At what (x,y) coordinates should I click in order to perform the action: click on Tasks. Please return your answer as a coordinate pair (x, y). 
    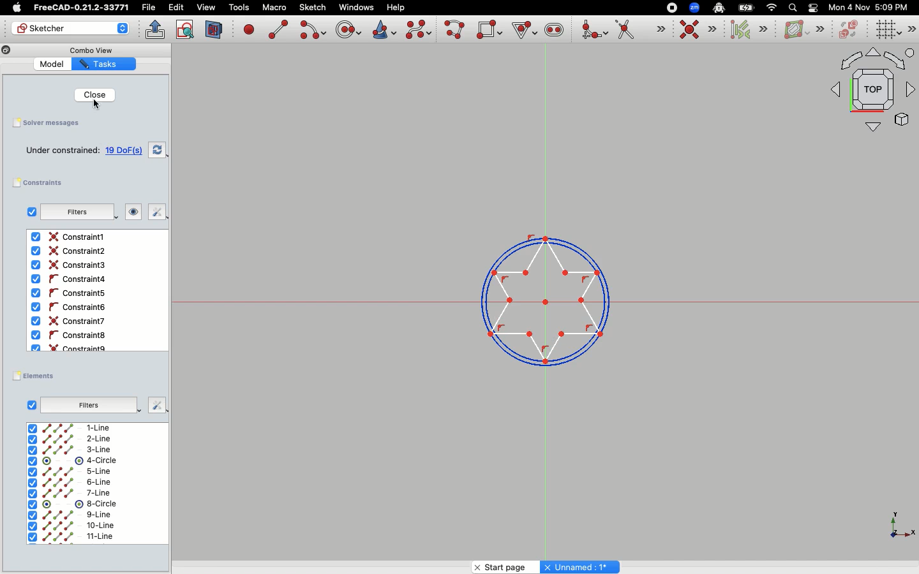
    Looking at the image, I should click on (104, 64).